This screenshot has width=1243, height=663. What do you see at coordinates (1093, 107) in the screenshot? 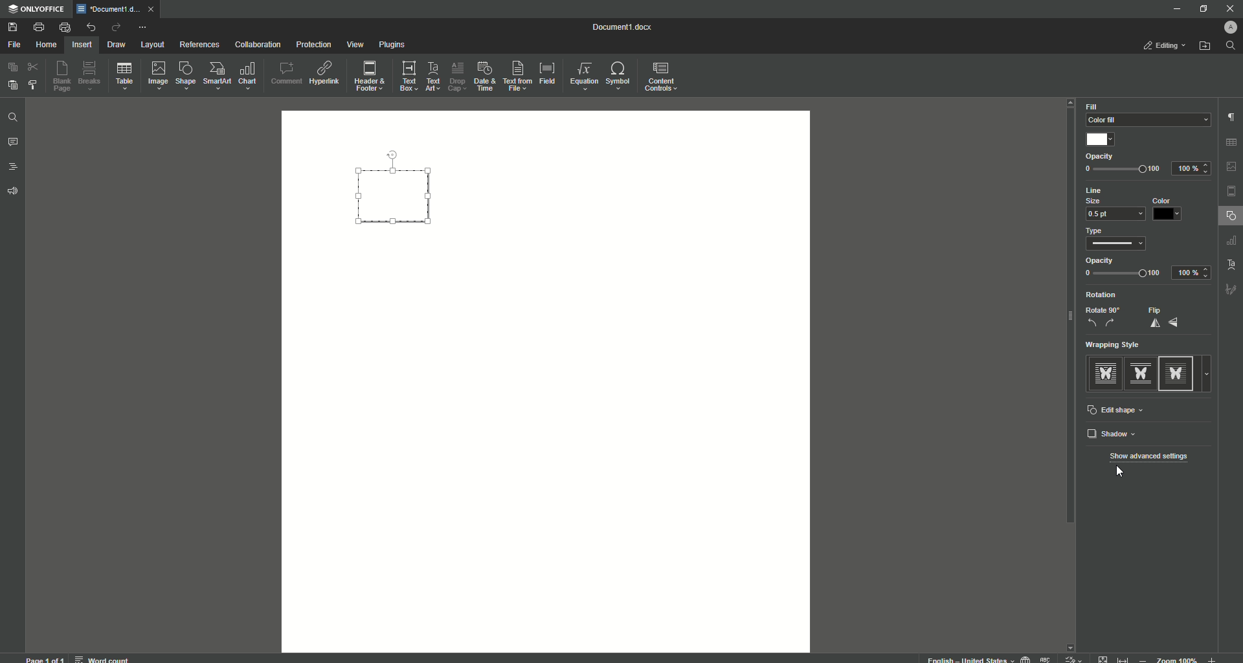
I see `Fill` at bounding box center [1093, 107].